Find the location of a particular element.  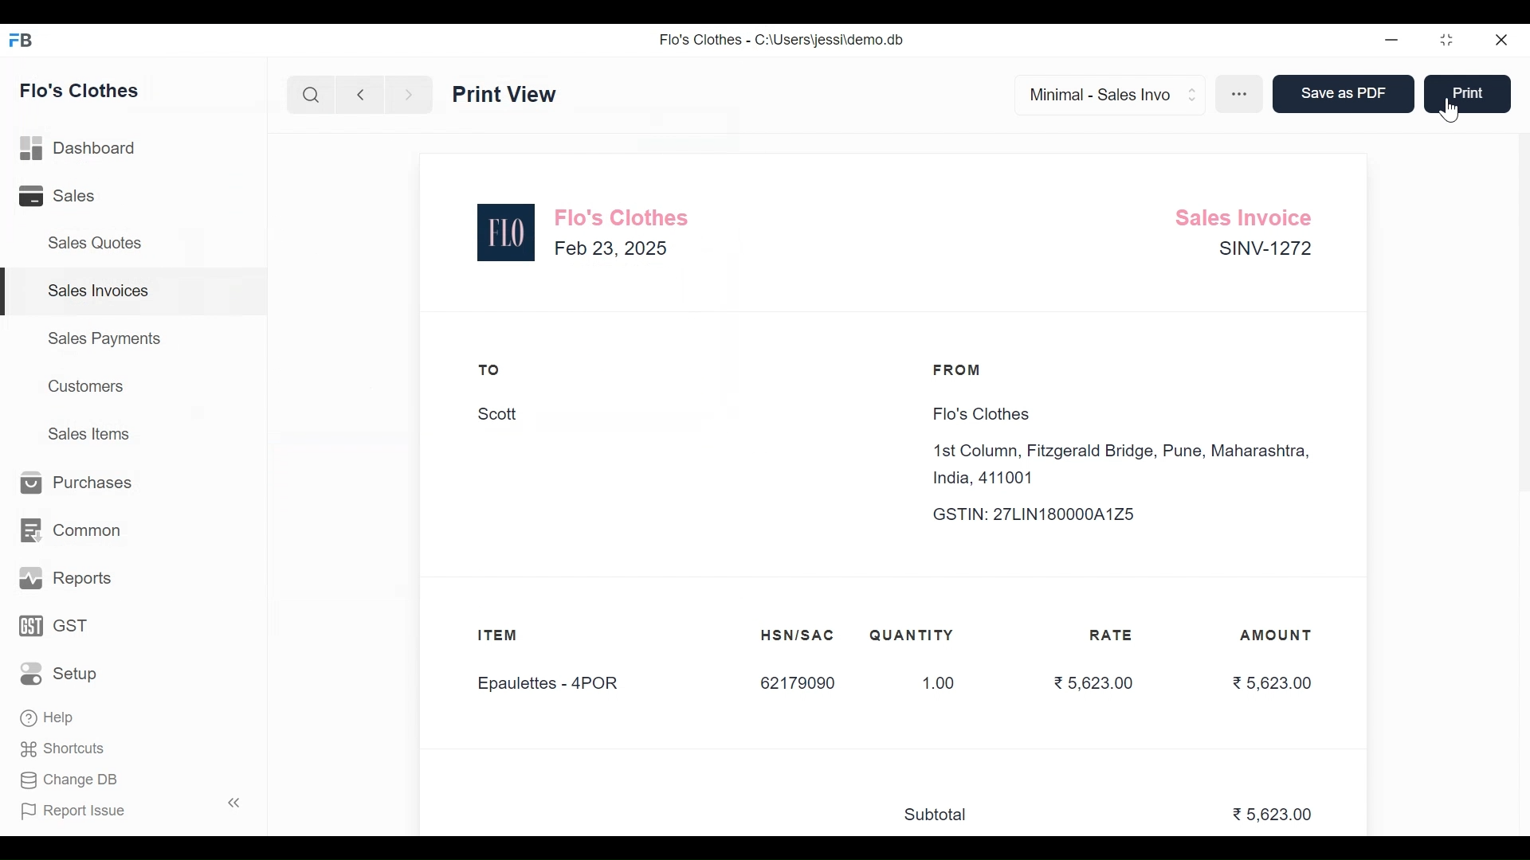

Reports is located at coordinates (68, 577).